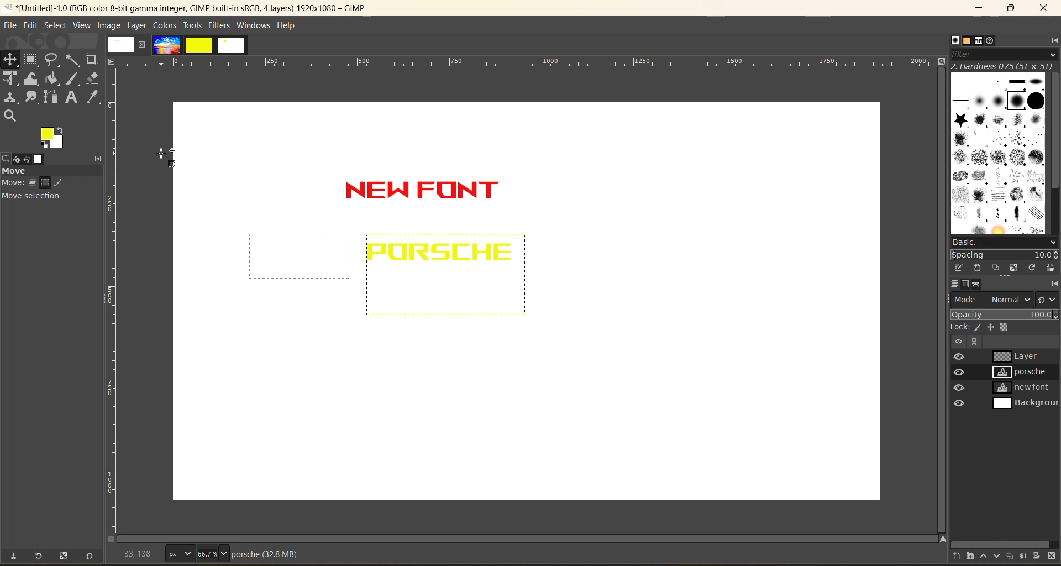 The image size is (1061, 566). I want to click on image, so click(120, 44).